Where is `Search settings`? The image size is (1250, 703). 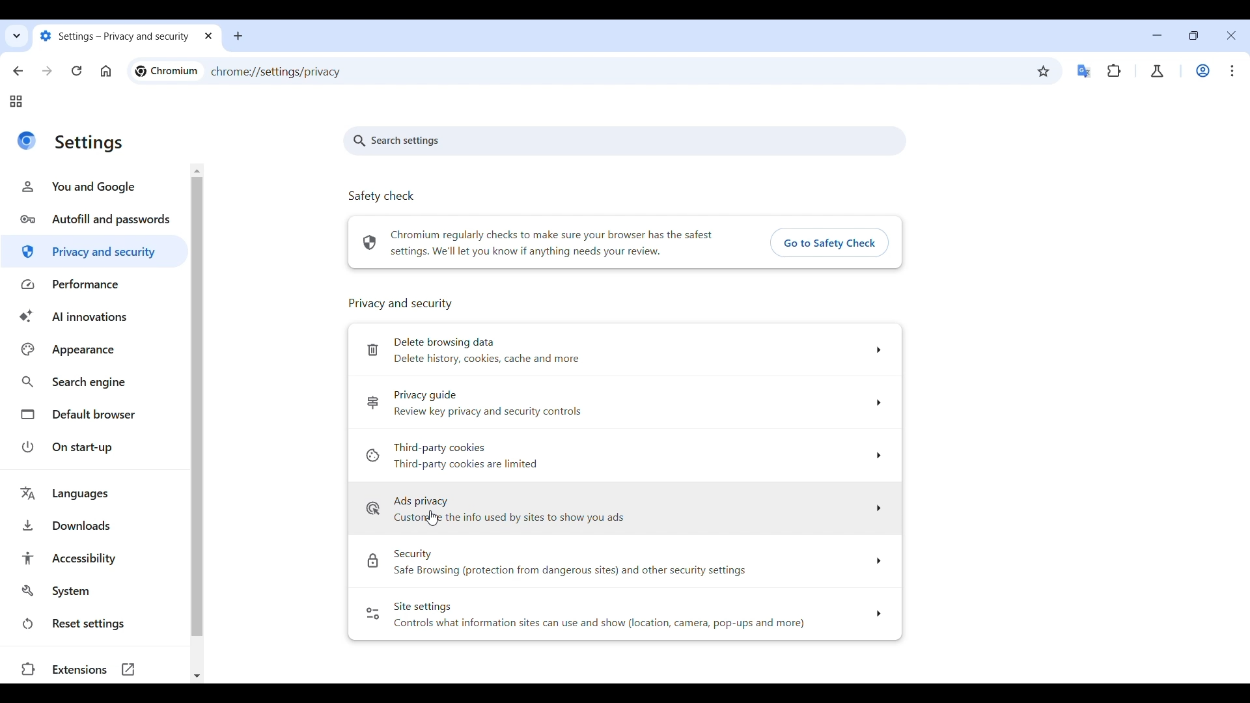
Search settings is located at coordinates (395, 141).